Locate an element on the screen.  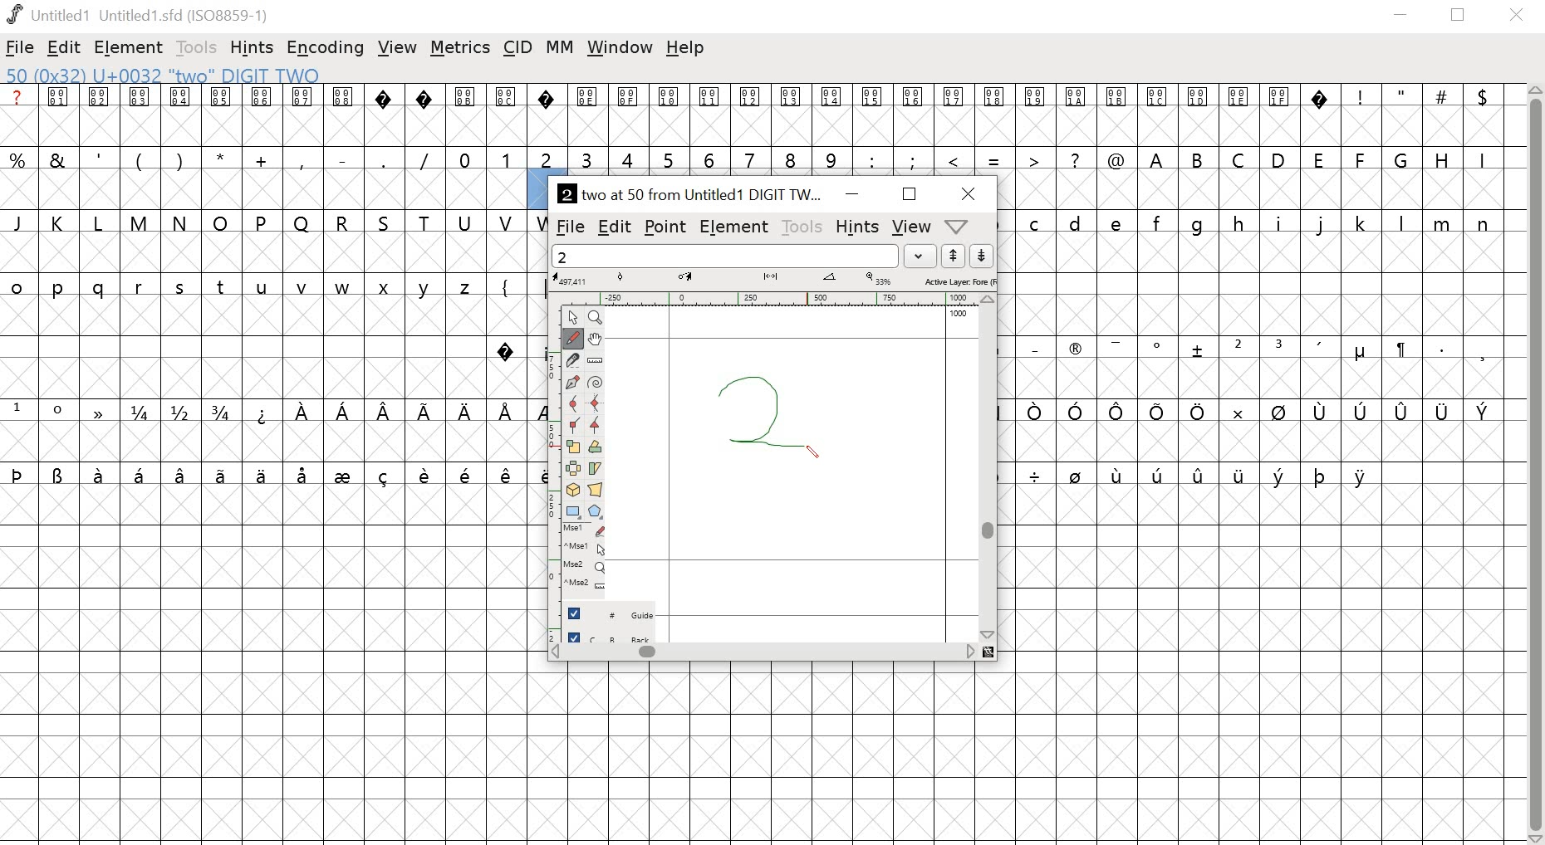
rotate is located at coordinates (595, 447).